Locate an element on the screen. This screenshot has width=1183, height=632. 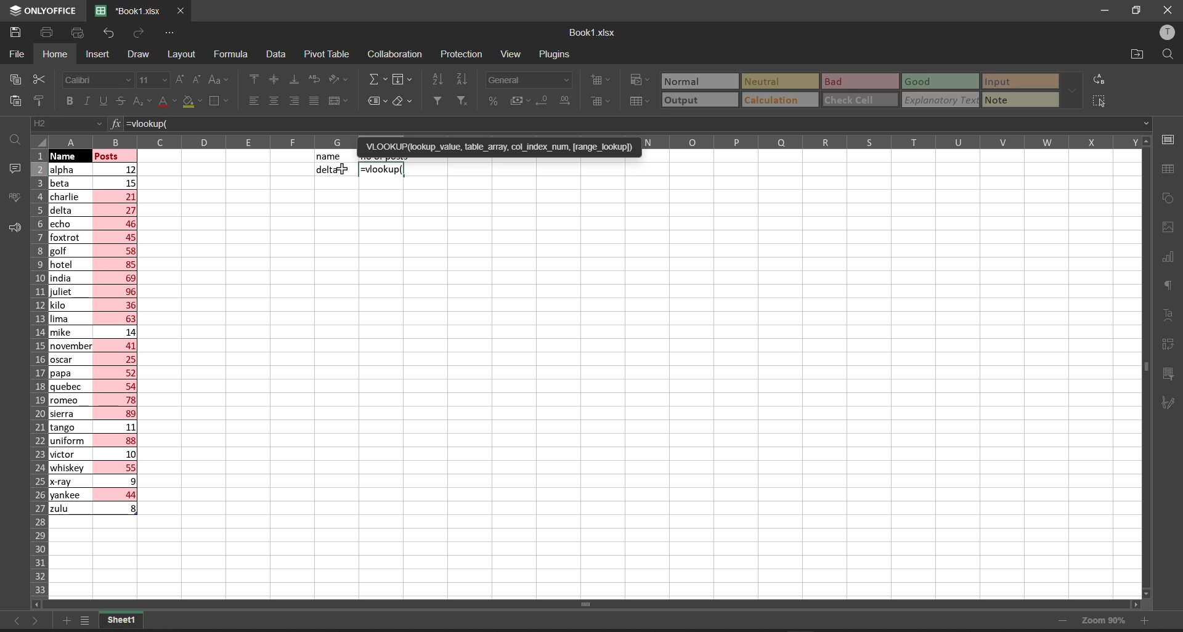
underline is located at coordinates (101, 100).